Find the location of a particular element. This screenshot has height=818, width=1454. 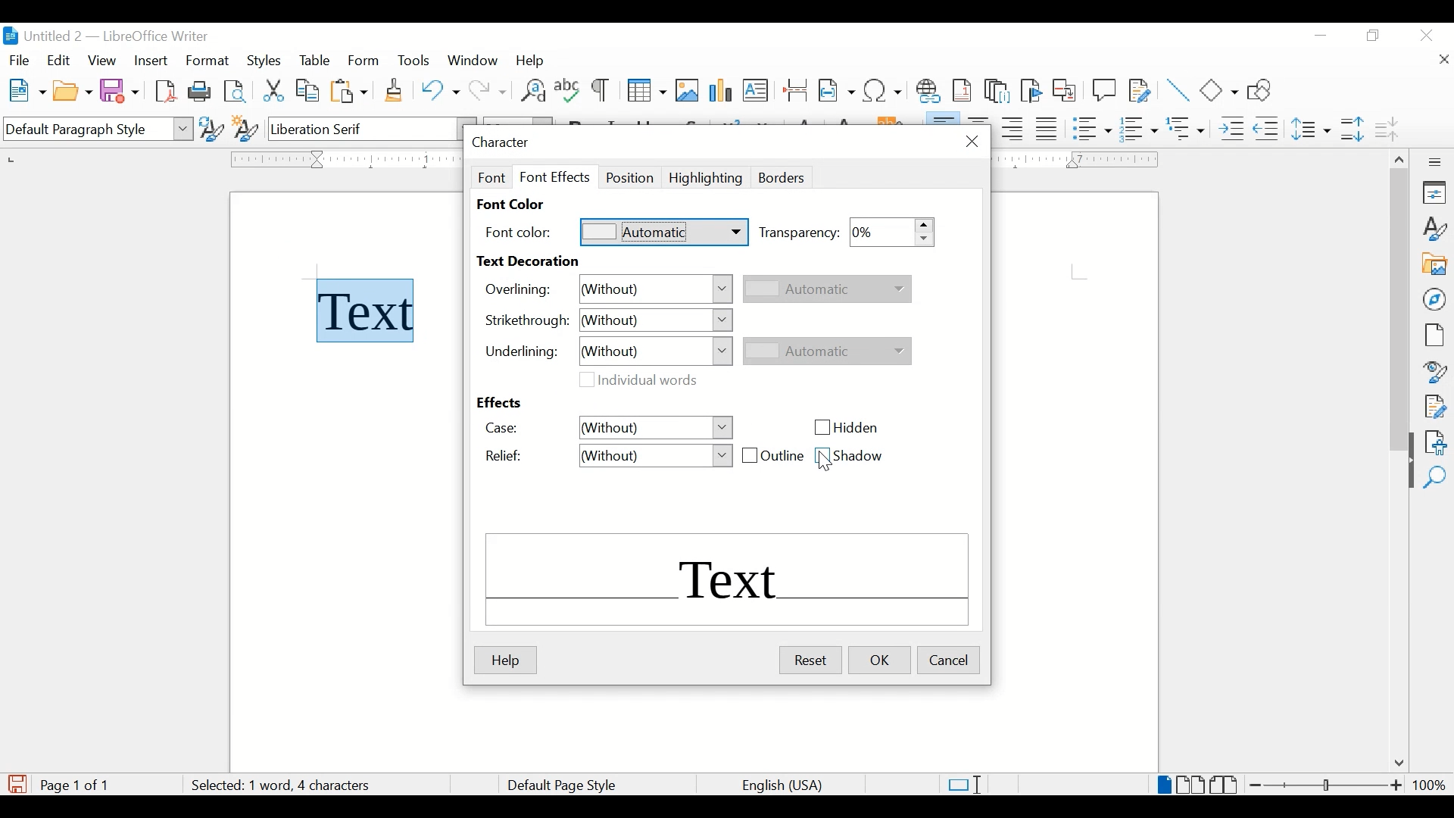

borders is located at coordinates (784, 178).